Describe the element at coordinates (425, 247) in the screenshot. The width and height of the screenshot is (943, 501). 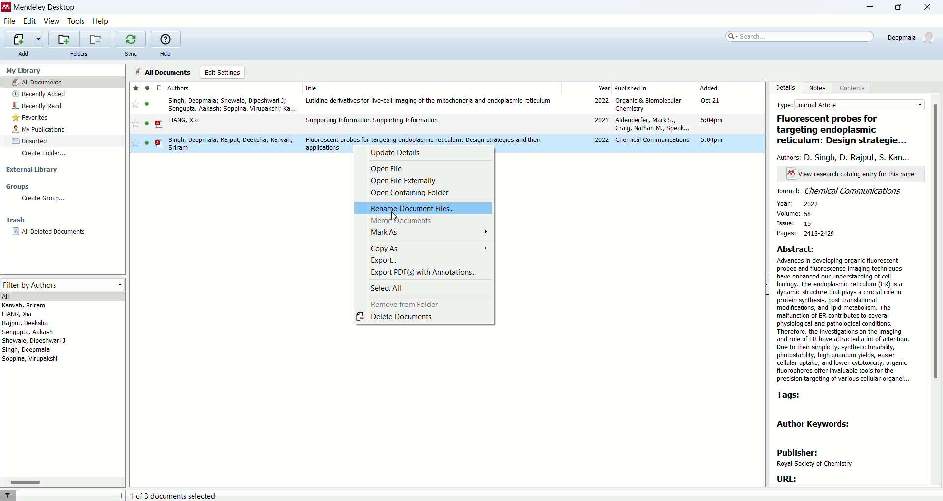
I see `copy as` at that location.